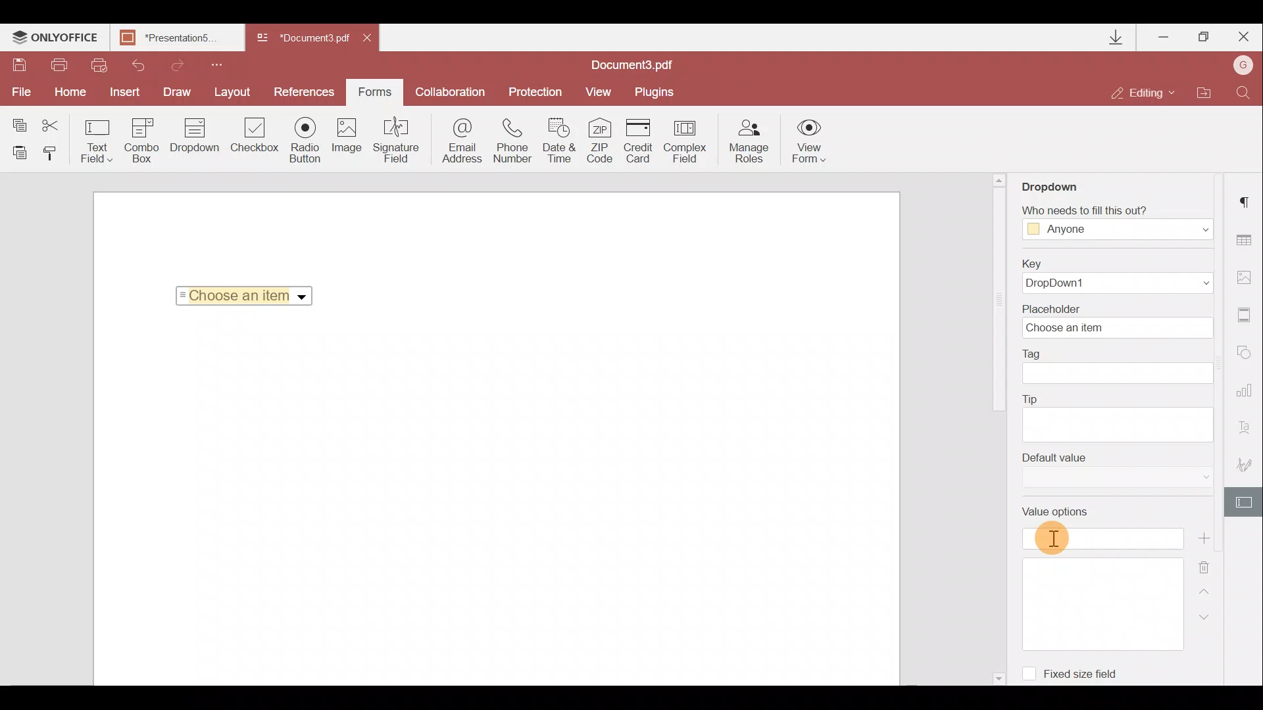  What do you see at coordinates (249, 293) in the screenshot?
I see `Choose an item ` at bounding box center [249, 293].